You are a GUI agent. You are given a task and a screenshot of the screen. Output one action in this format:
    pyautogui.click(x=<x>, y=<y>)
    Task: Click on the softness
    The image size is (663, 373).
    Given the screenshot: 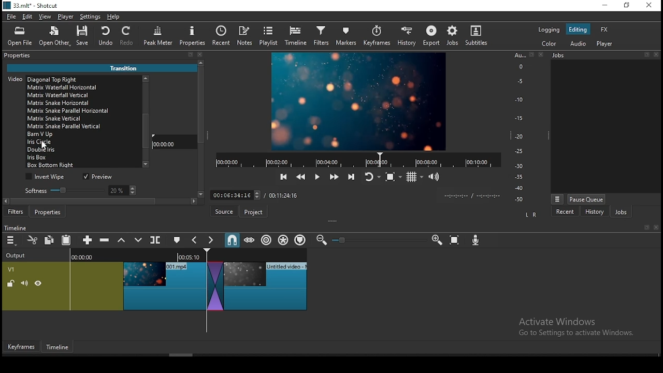 What is the action you would take?
    pyautogui.click(x=79, y=190)
    